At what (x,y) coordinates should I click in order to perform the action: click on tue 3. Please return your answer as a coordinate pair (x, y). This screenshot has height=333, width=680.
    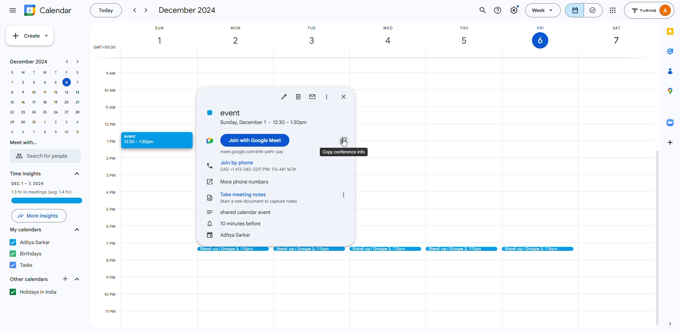
    Looking at the image, I should click on (314, 36).